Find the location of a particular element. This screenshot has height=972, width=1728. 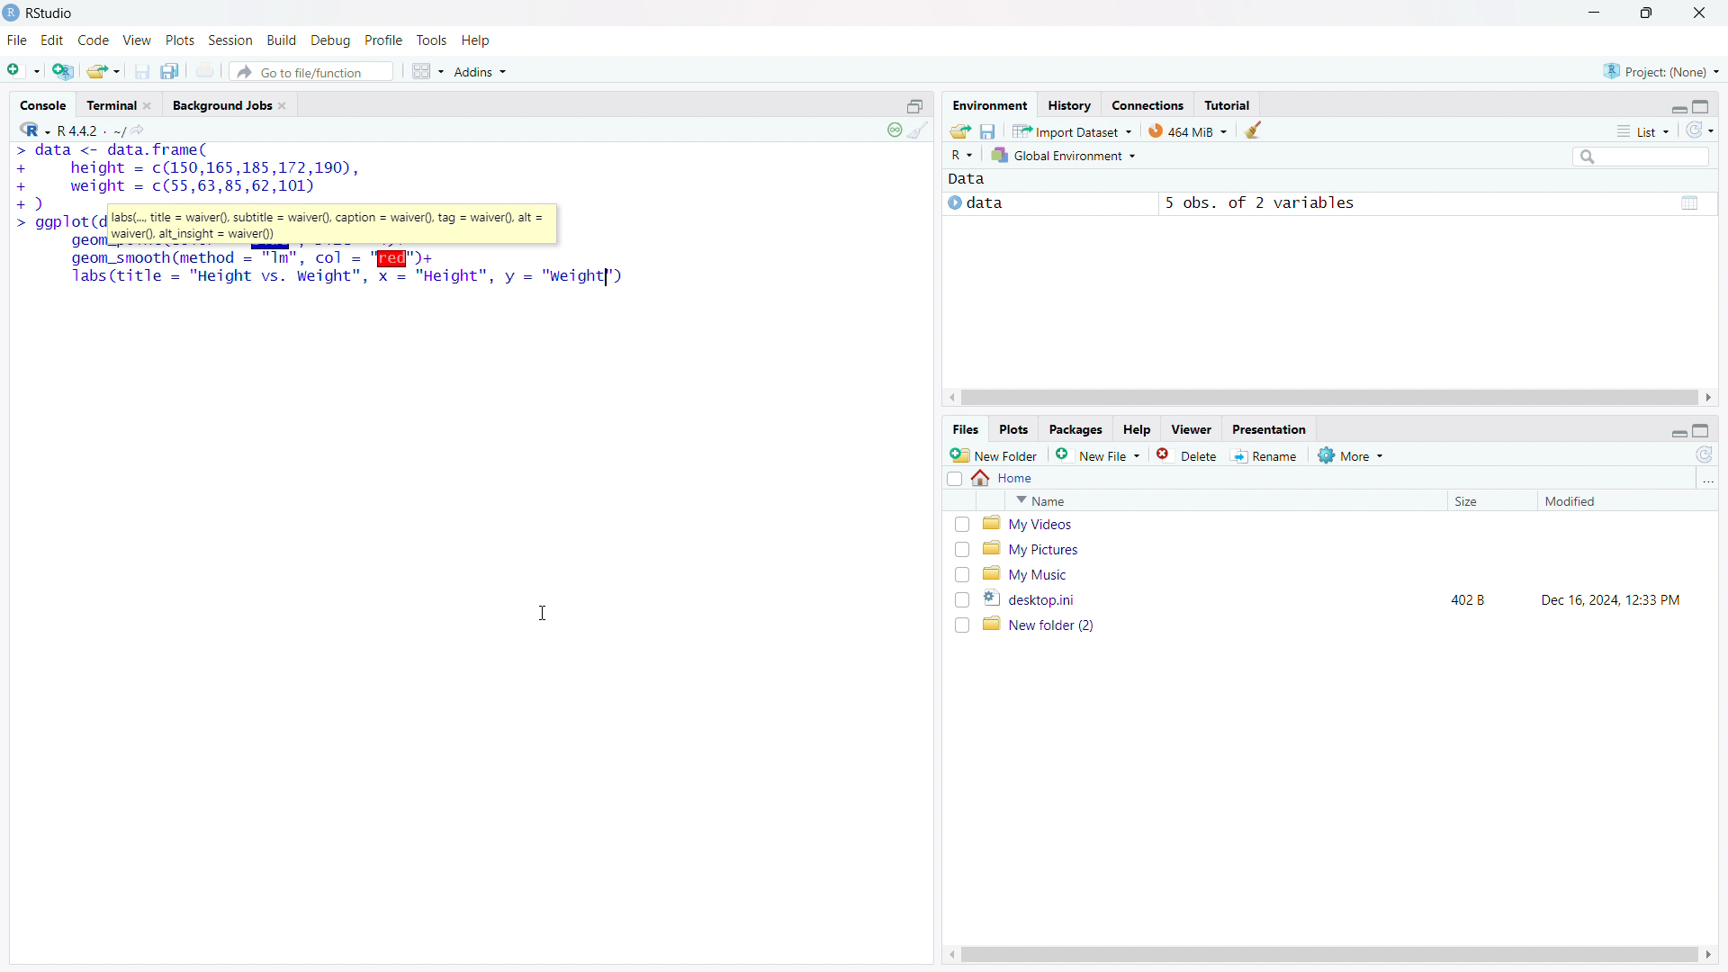

code is located at coordinates (94, 40).